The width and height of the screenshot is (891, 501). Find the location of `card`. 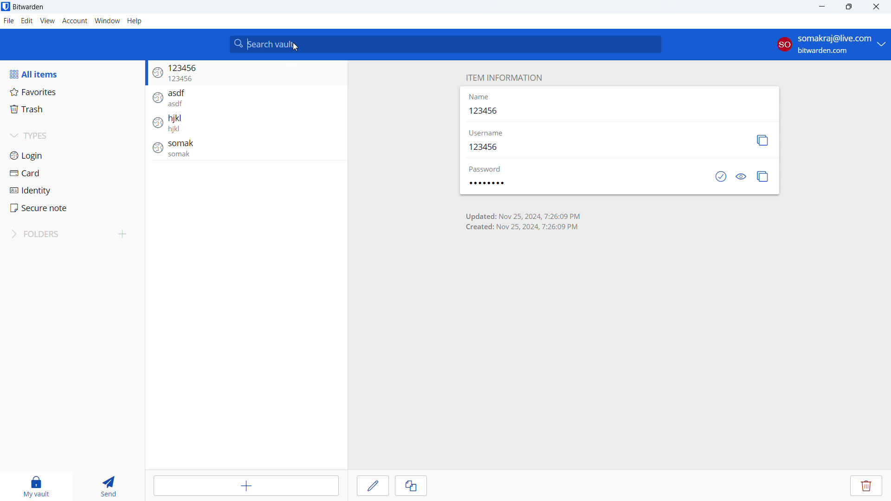

card is located at coordinates (72, 173).